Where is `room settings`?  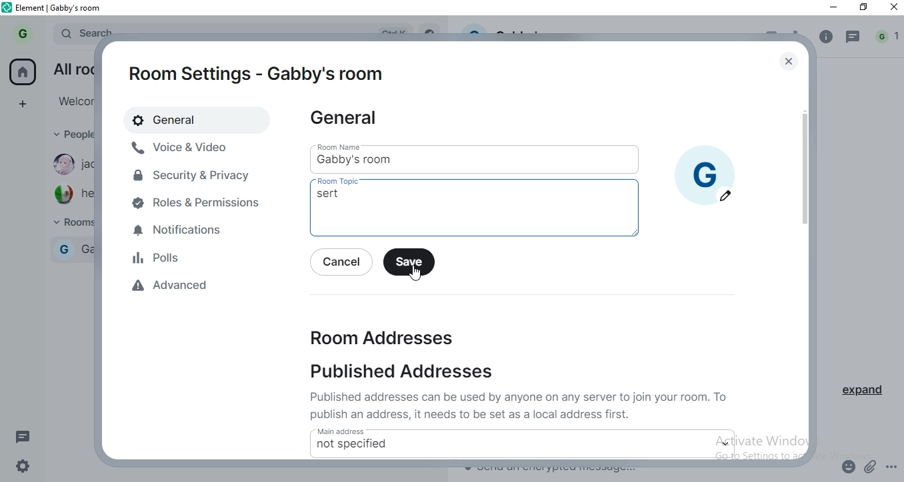 room settings is located at coordinates (257, 73).